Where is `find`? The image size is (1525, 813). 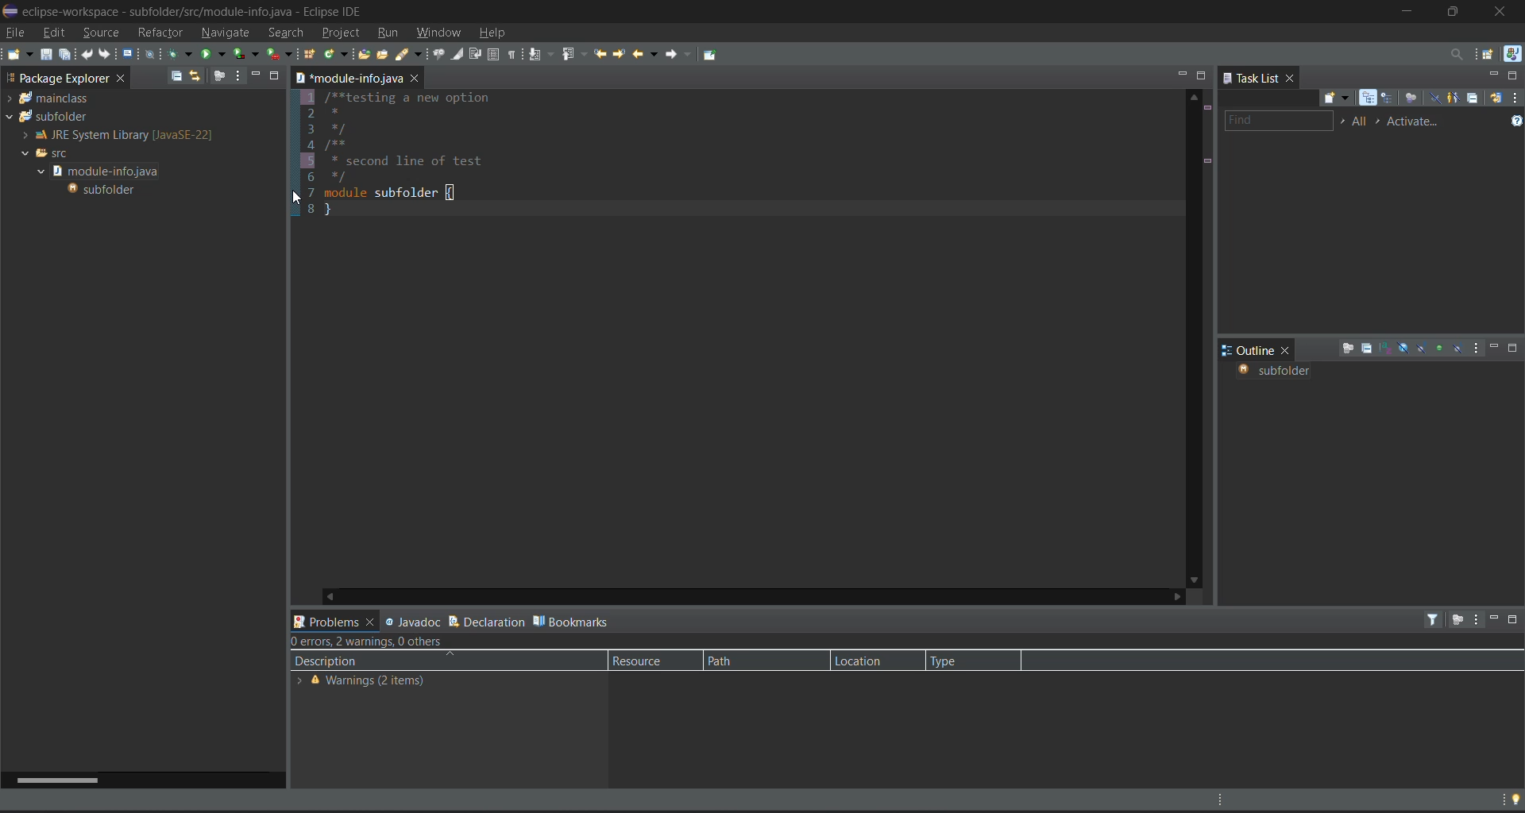
find is located at coordinates (1276, 121).